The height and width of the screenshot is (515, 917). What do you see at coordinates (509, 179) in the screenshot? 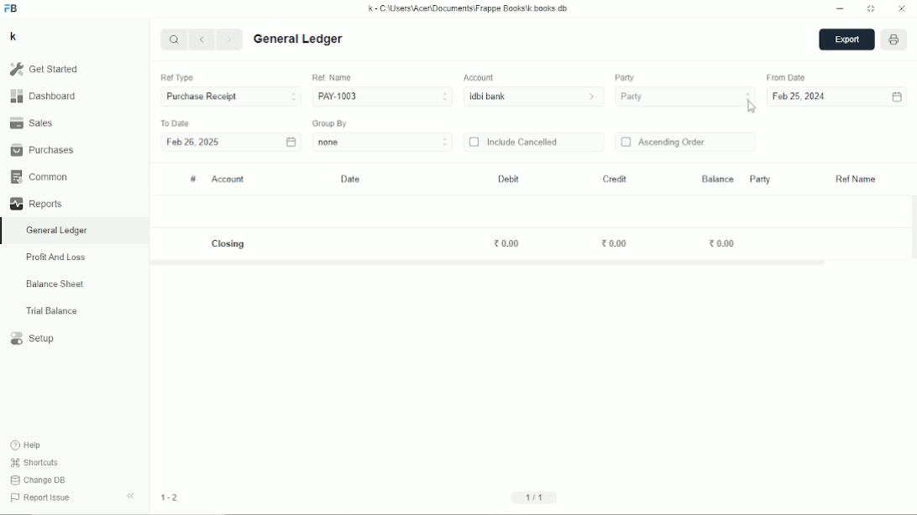
I see `Debit` at bounding box center [509, 179].